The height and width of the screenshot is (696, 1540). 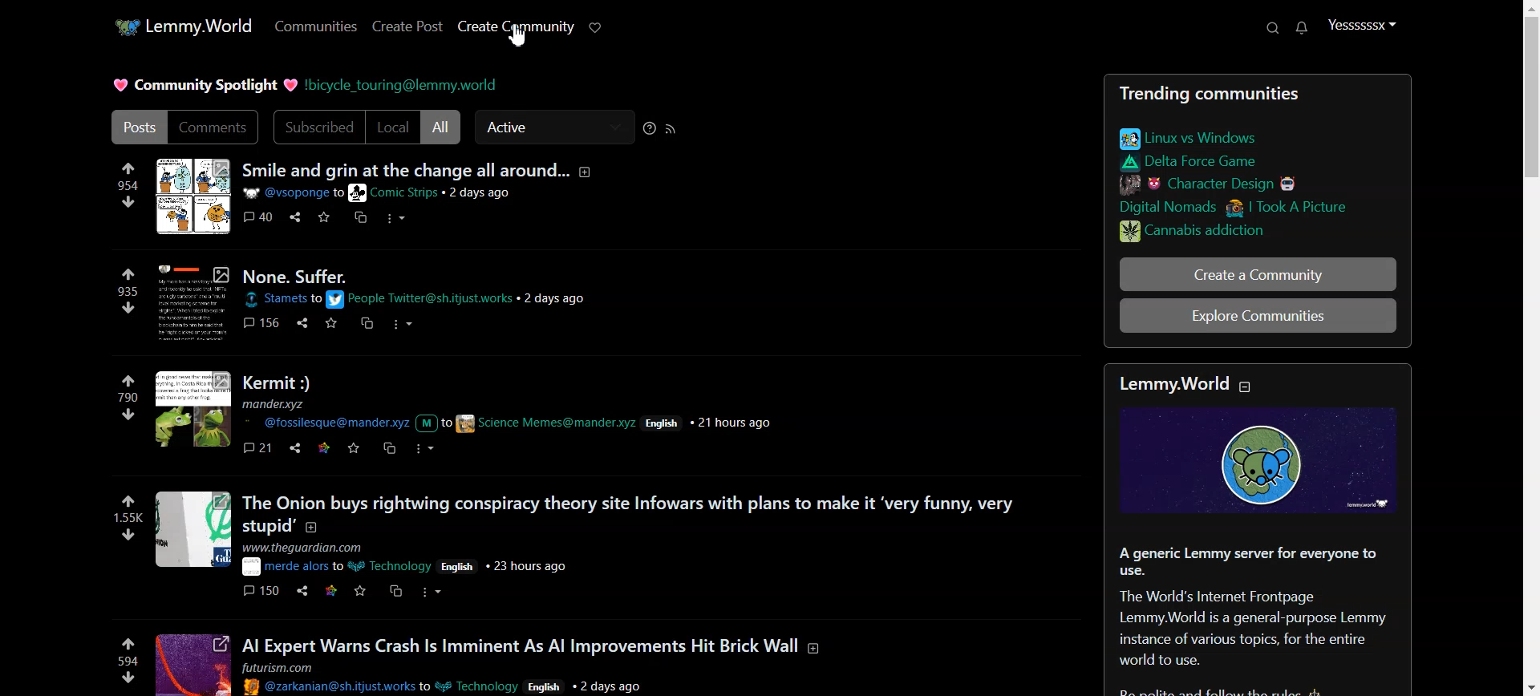 I want to click on Posts, so click(x=1253, y=618).